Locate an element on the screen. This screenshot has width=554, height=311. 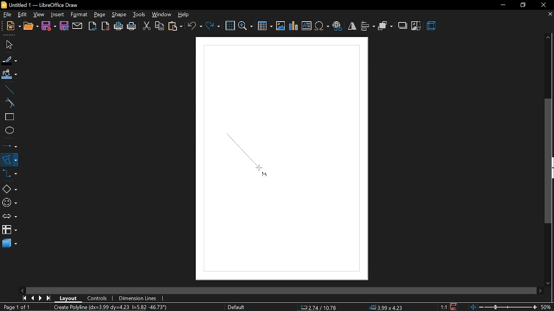
insert image is located at coordinates (281, 26).